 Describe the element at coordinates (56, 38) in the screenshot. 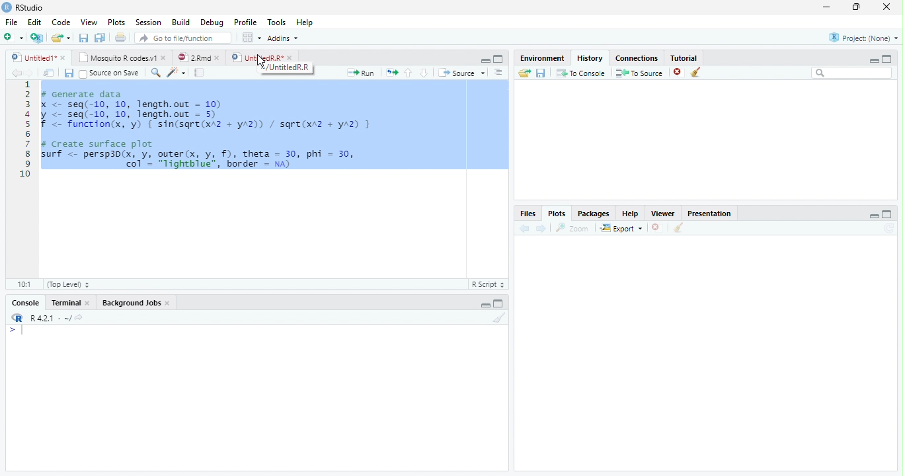

I see `Open an existing file` at that location.